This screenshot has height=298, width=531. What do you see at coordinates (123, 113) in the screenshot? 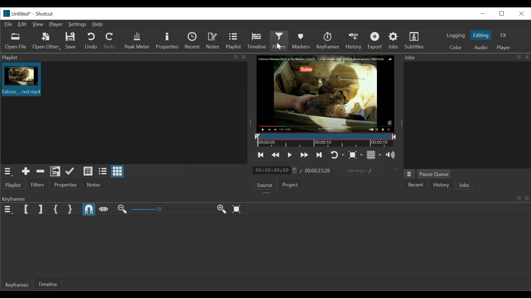
I see `Clip thumbanail` at bounding box center [123, 113].